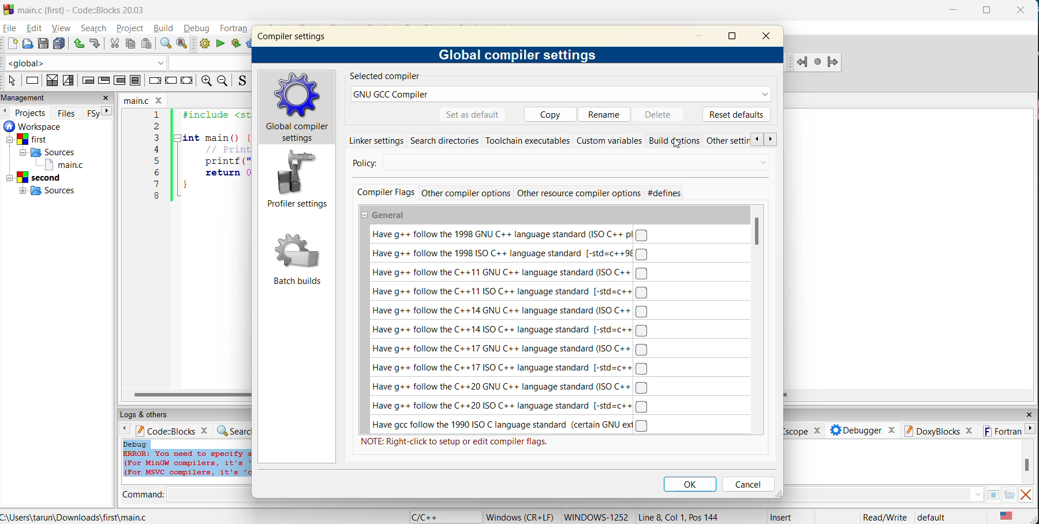  Describe the element at coordinates (425, 517) in the screenshot. I see `language` at that location.